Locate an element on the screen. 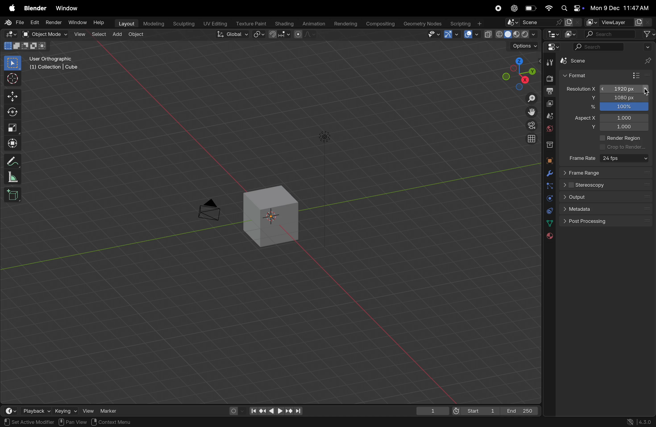  modes is located at coordinates (28, 46).